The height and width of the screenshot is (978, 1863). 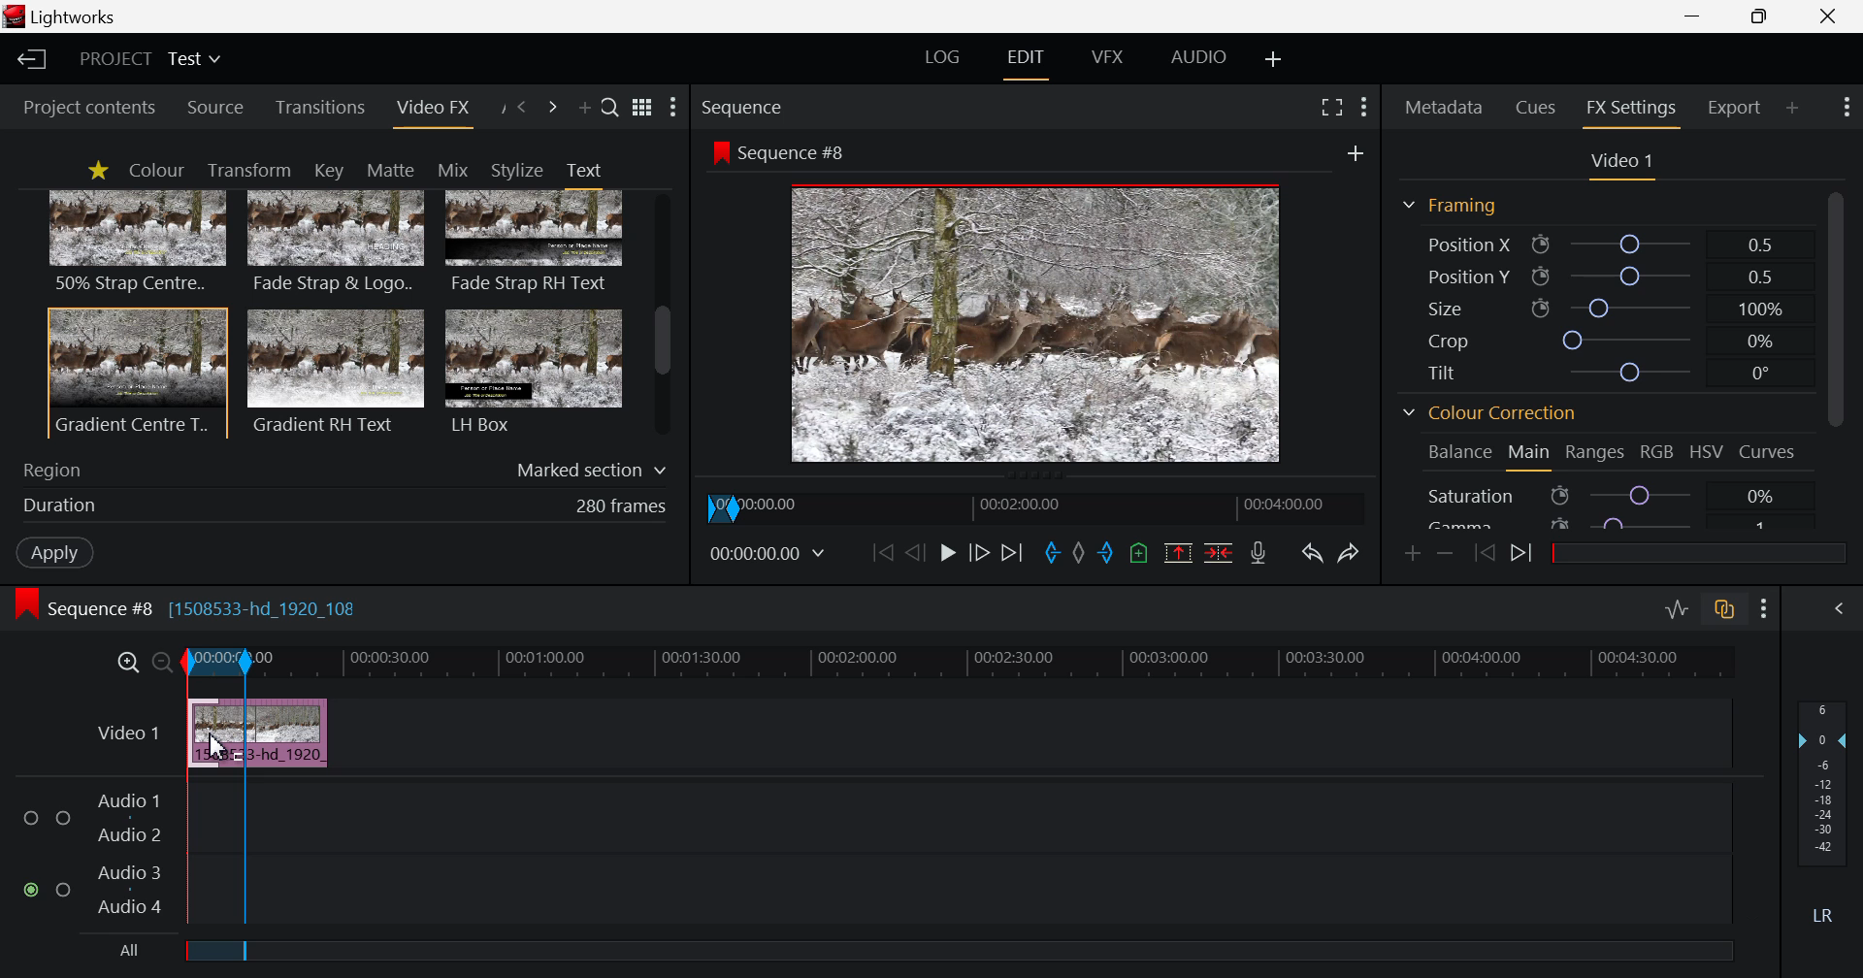 I want to click on Slip Change Made, so click(x=261, y=734).